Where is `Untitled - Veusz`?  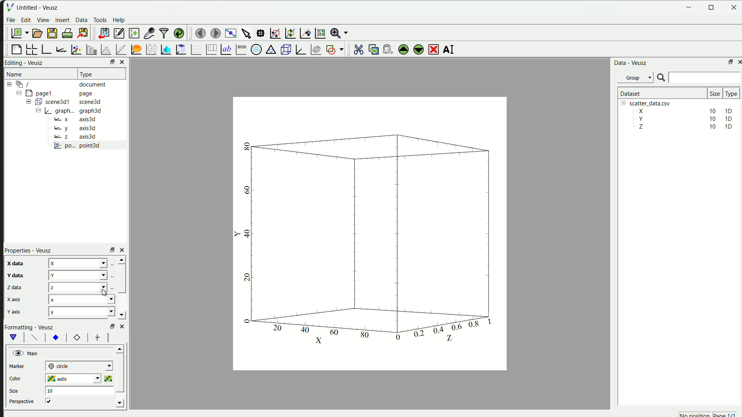
Untitled - Veusz is located at coordinates (39, 7).